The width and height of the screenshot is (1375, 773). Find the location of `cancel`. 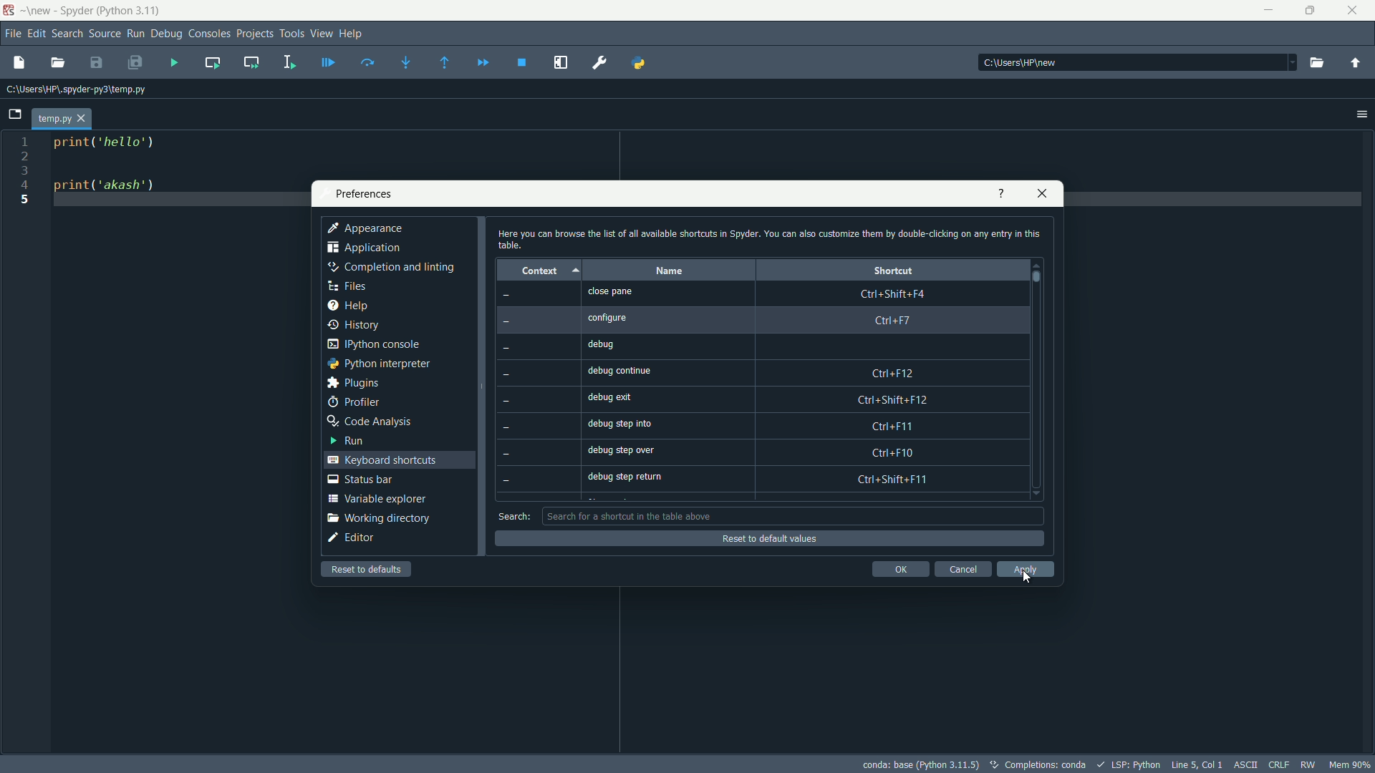

cancel is located at coordinates (962, 569).